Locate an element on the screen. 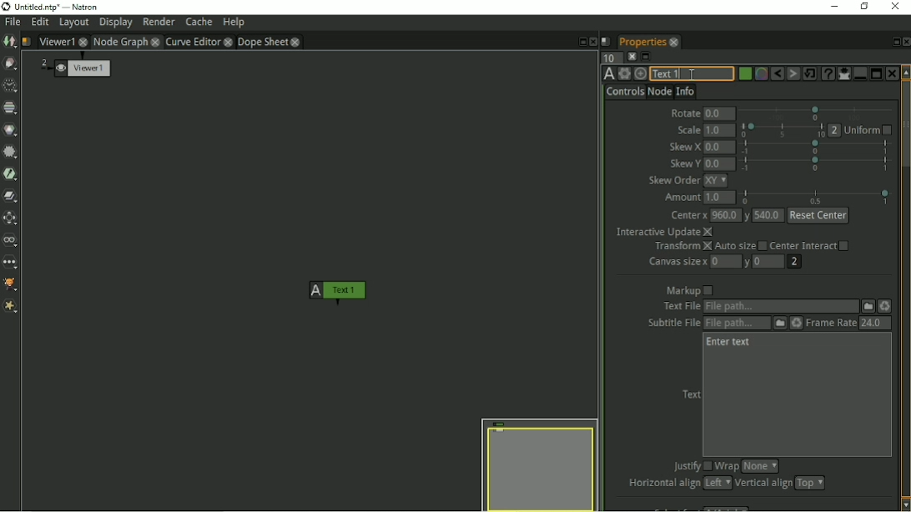  Time is located at coordinates (10, 86).